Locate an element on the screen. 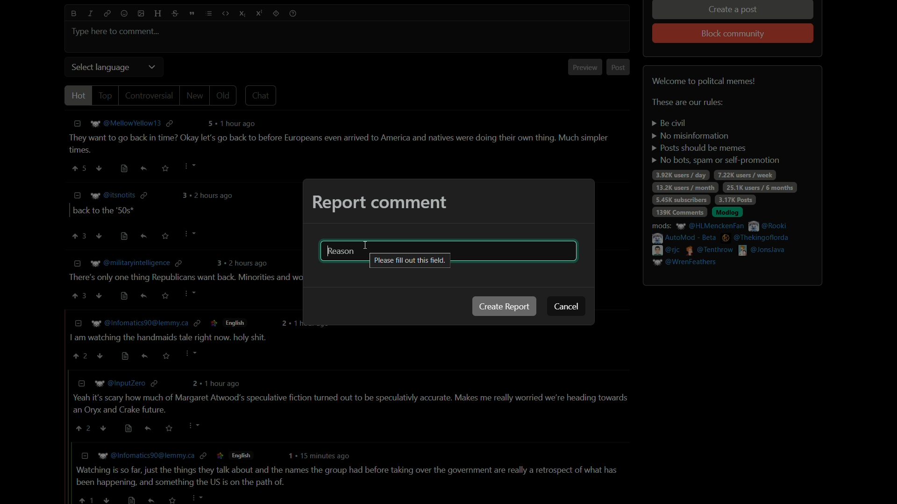 Image resolution: width=897 pixels, height=504 pixels. italic is located at coordinates (91, 14).